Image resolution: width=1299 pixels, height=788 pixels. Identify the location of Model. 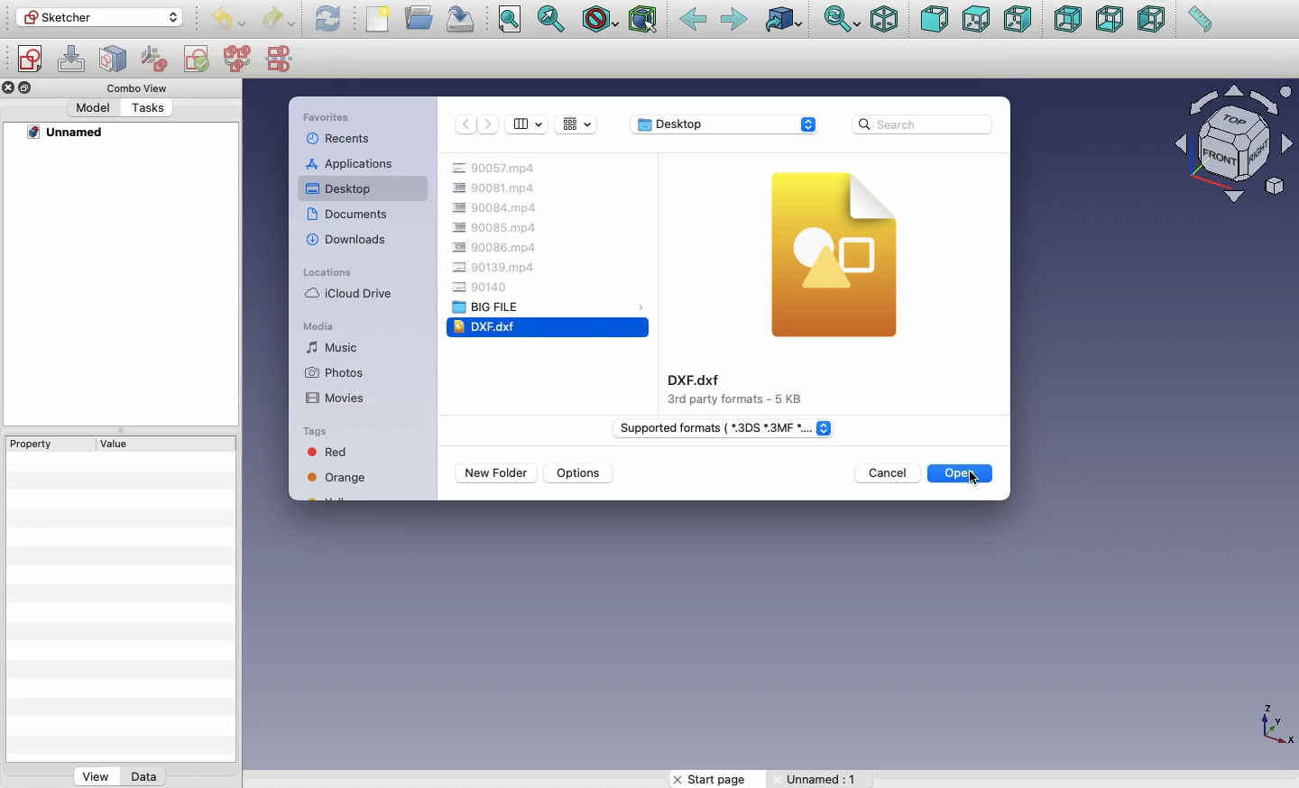
(94, 109).